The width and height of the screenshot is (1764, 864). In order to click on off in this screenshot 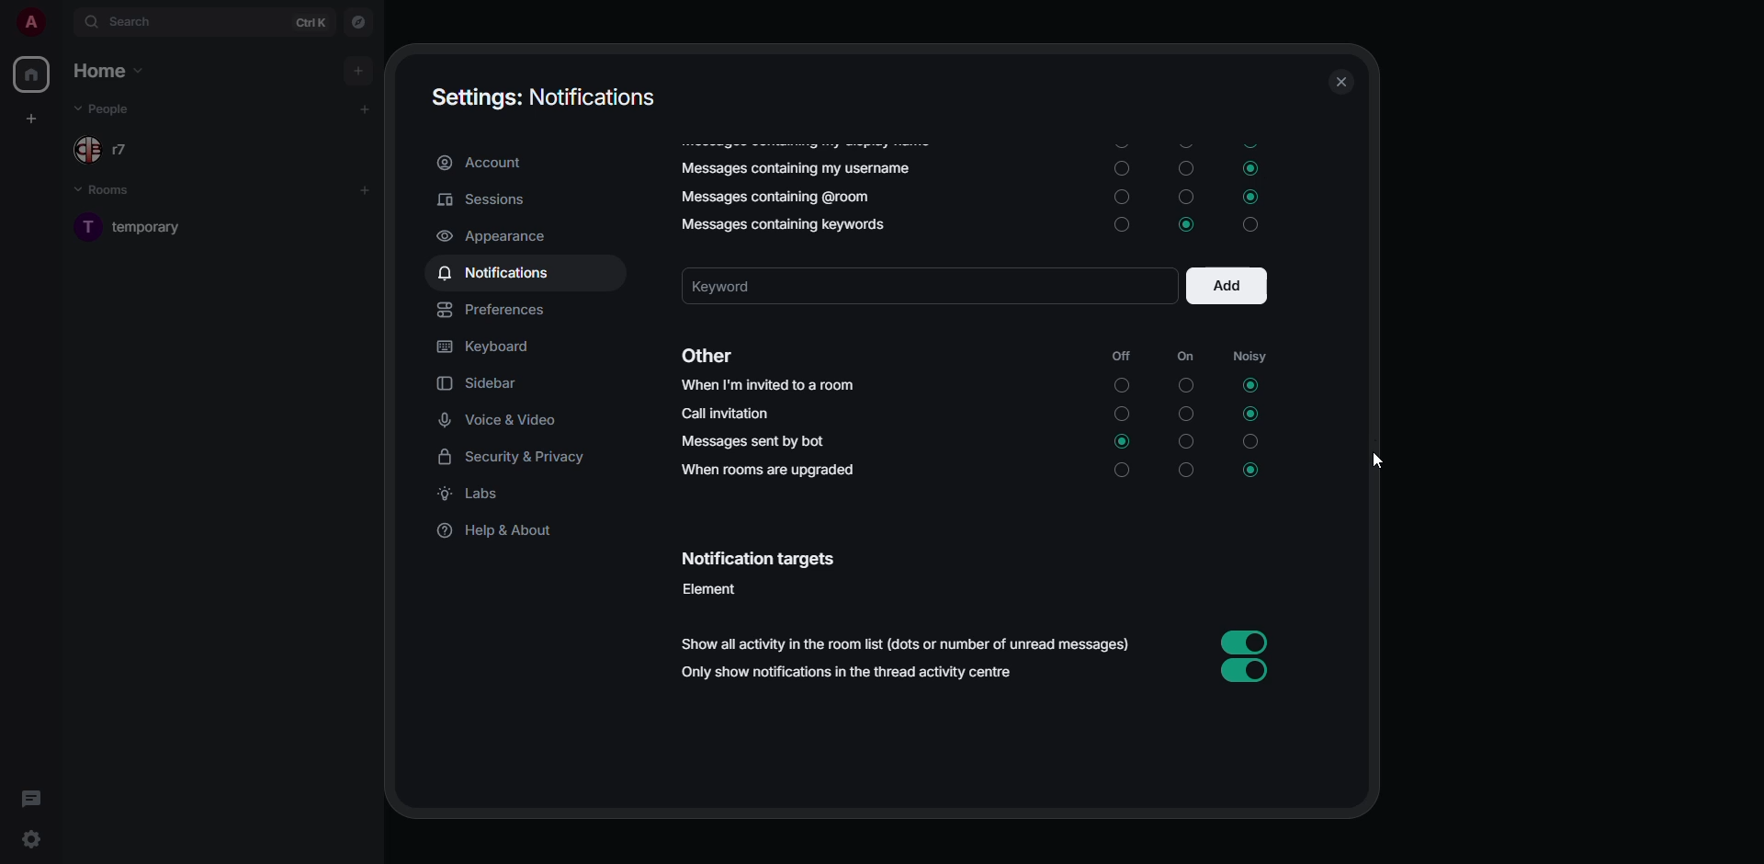, I will do `click(1186, 440)`.